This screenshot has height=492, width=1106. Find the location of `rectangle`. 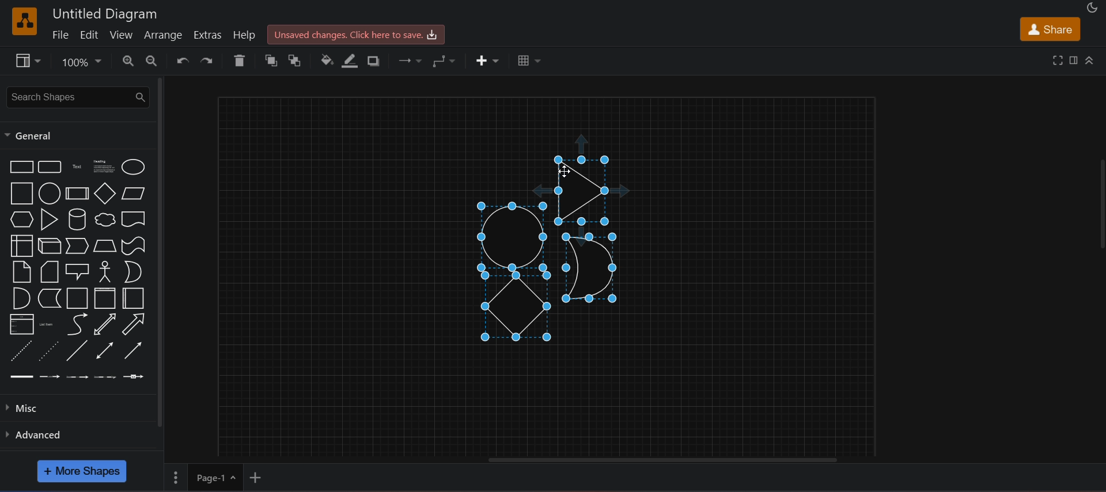

rectangle is located at coordinates (20, 166).